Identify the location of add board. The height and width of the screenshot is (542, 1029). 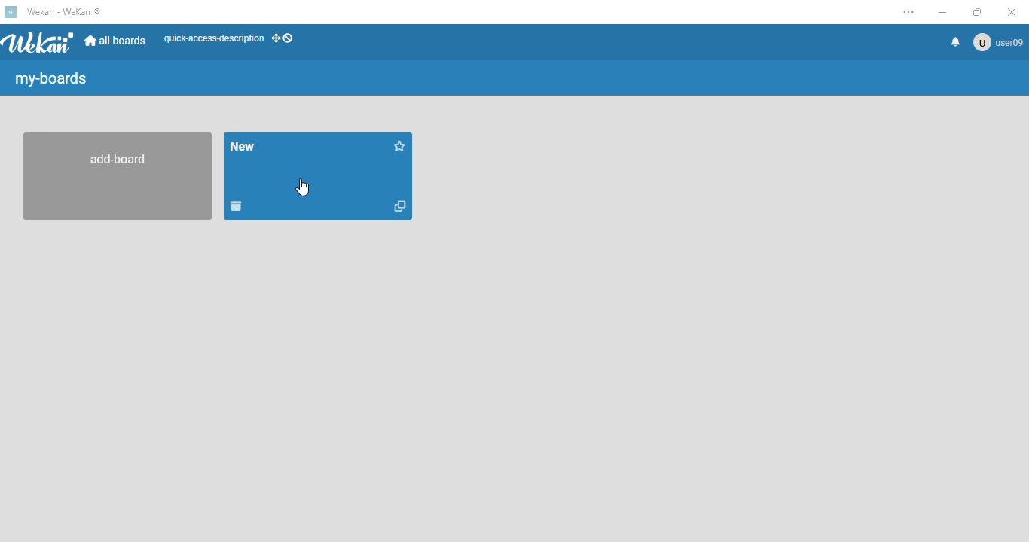
(114, 177).